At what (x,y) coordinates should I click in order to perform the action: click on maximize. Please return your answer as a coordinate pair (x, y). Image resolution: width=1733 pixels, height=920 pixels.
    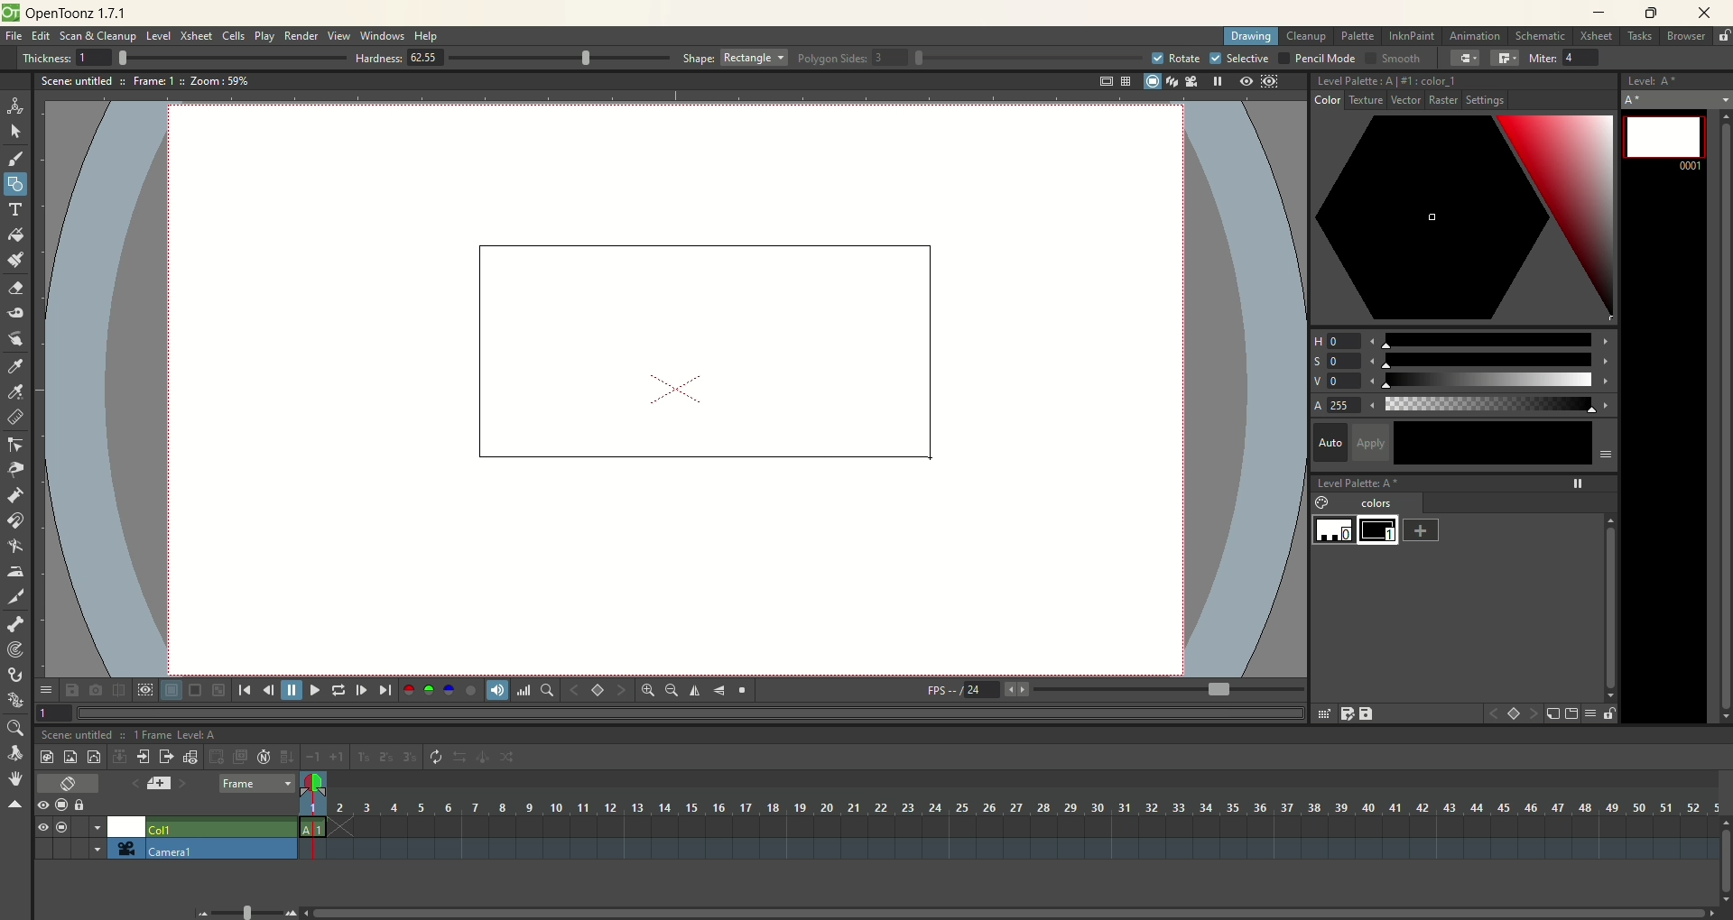
    Looking at the image, I should click on (1652, 14).